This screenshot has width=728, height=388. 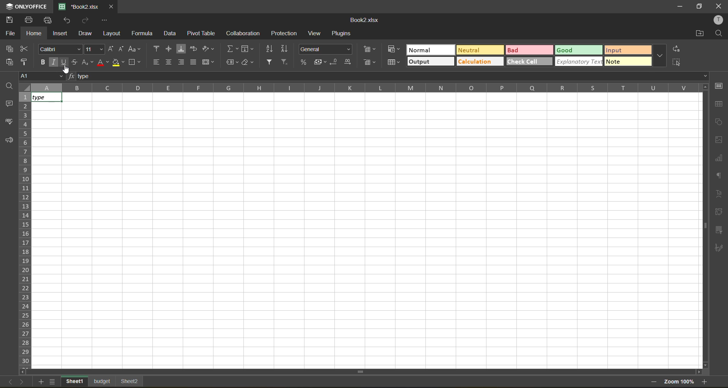 What do you see at coordinates (719, 85) in the screenshot?
I see `cell settings` at bounding box center [719, 85].